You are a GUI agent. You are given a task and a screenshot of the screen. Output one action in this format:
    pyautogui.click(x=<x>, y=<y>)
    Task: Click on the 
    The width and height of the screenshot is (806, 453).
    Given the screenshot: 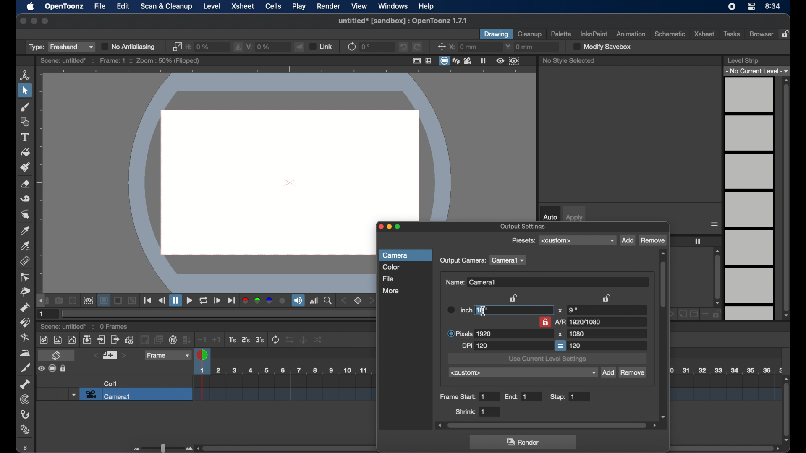 What is the action you would take?
    pyautogui.click(x=707, y=315)
    